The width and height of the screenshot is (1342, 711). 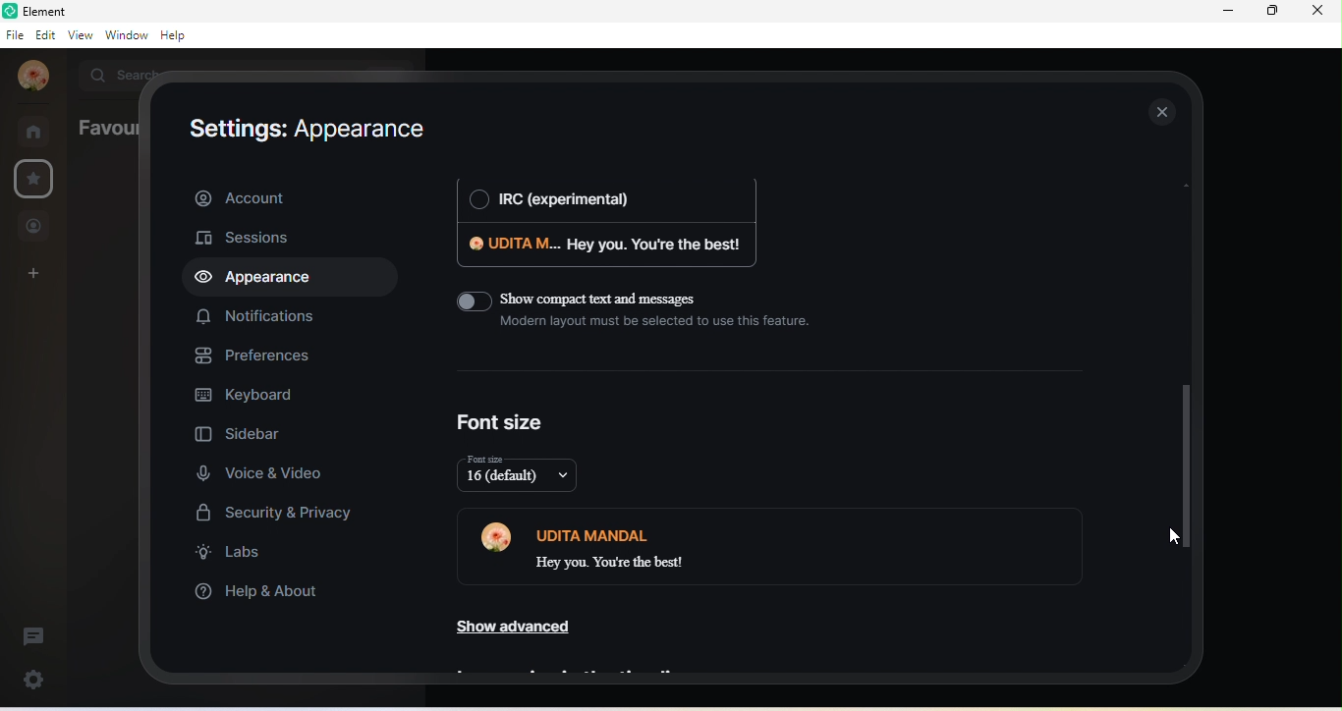 What do you see at coordinates (252, 355) in the screenshot?
I see `preferences` at bounding box center [252, 355].